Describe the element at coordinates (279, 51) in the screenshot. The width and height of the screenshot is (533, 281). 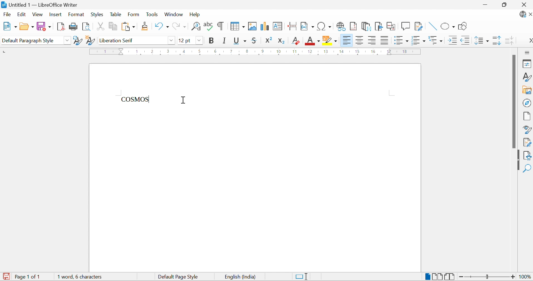
I see `10` at that location.